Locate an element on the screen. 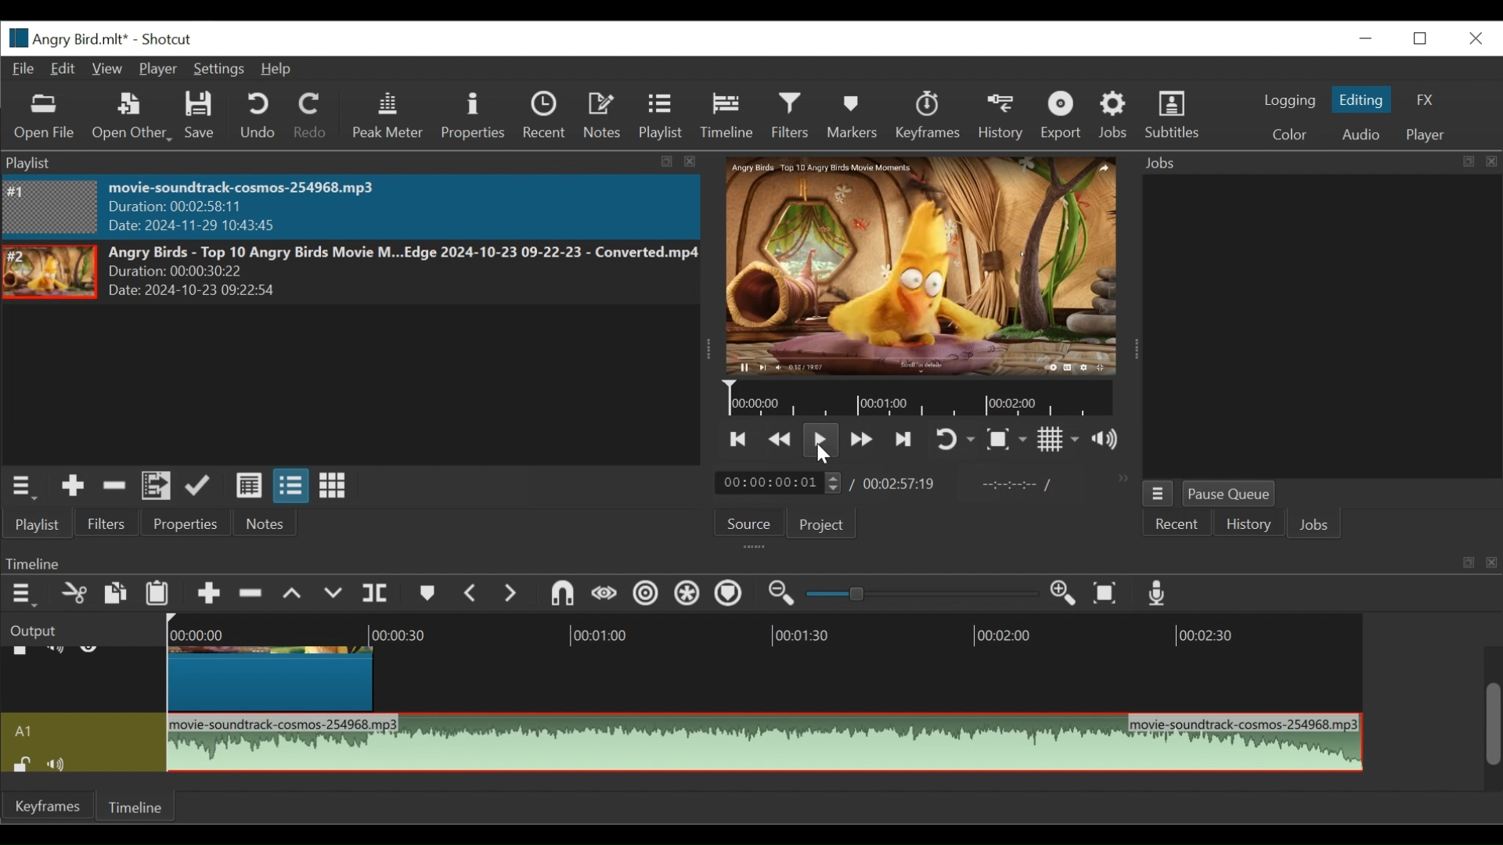 The image size is (1503, 845). / 00:00:00:01(Current duration) is located at coordinates (773, 482).